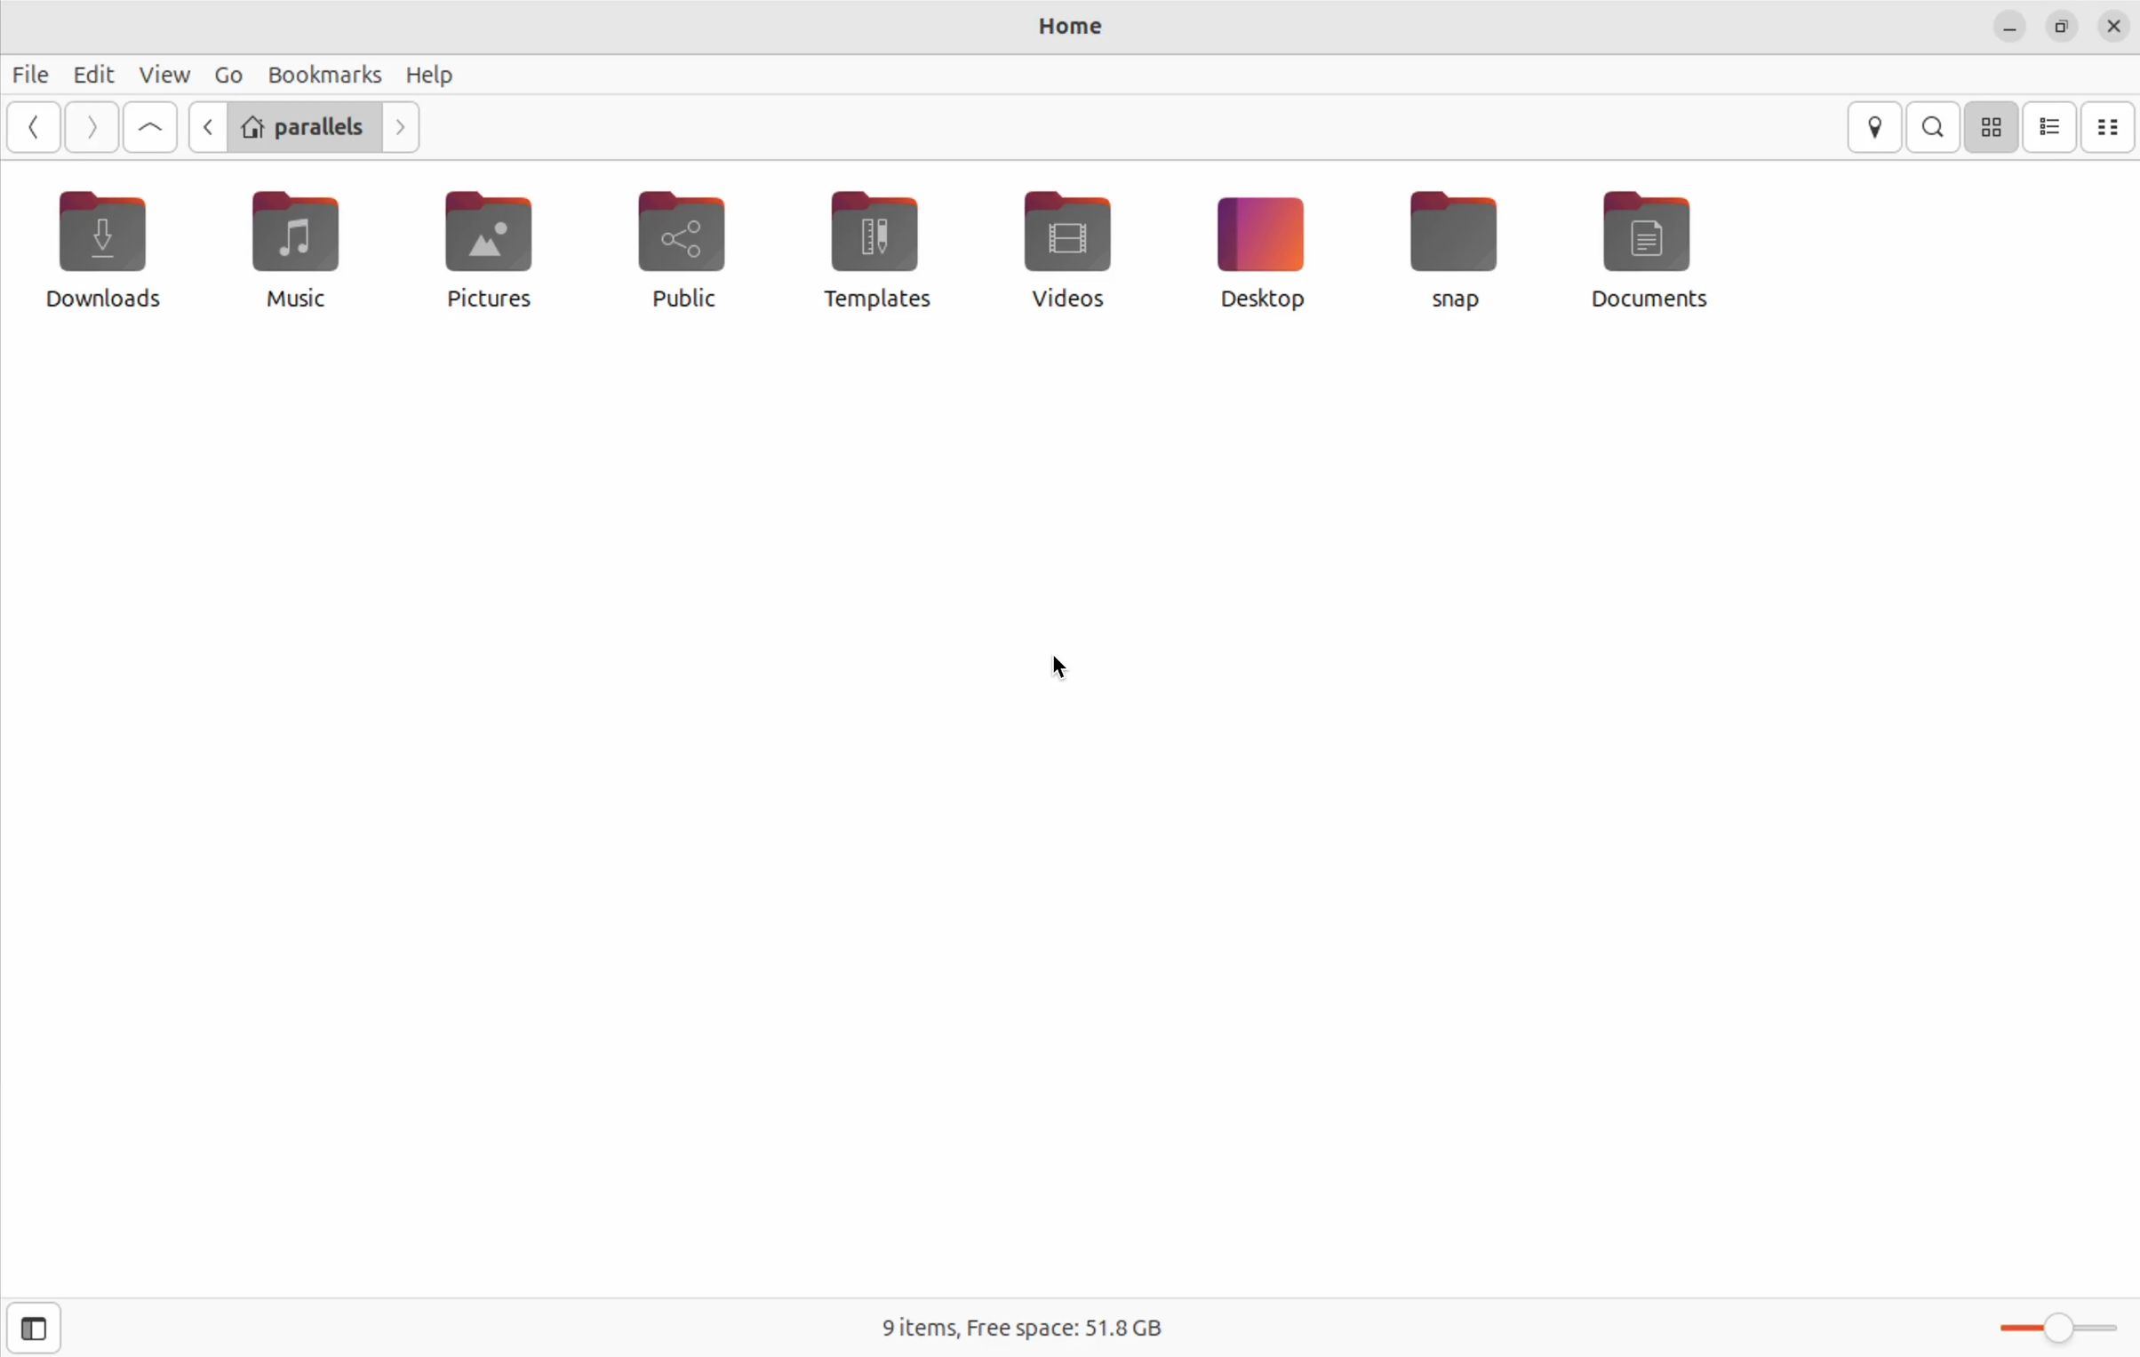  What do you see at coordinates (325, 72) in the screenshot?
I see `Bookmarks` at bounding box center [325, 72].